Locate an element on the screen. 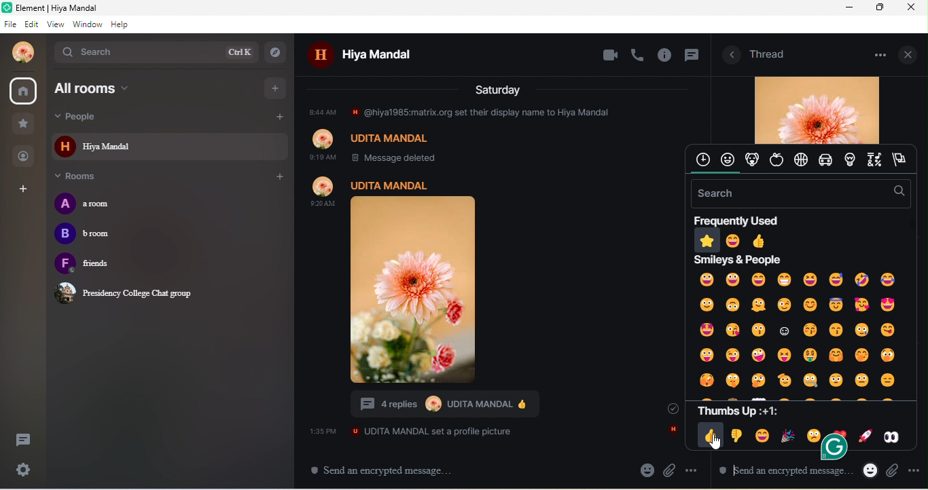 The width and height of the screenshot is (928, 490). b room is located at coordinates (88, 235).